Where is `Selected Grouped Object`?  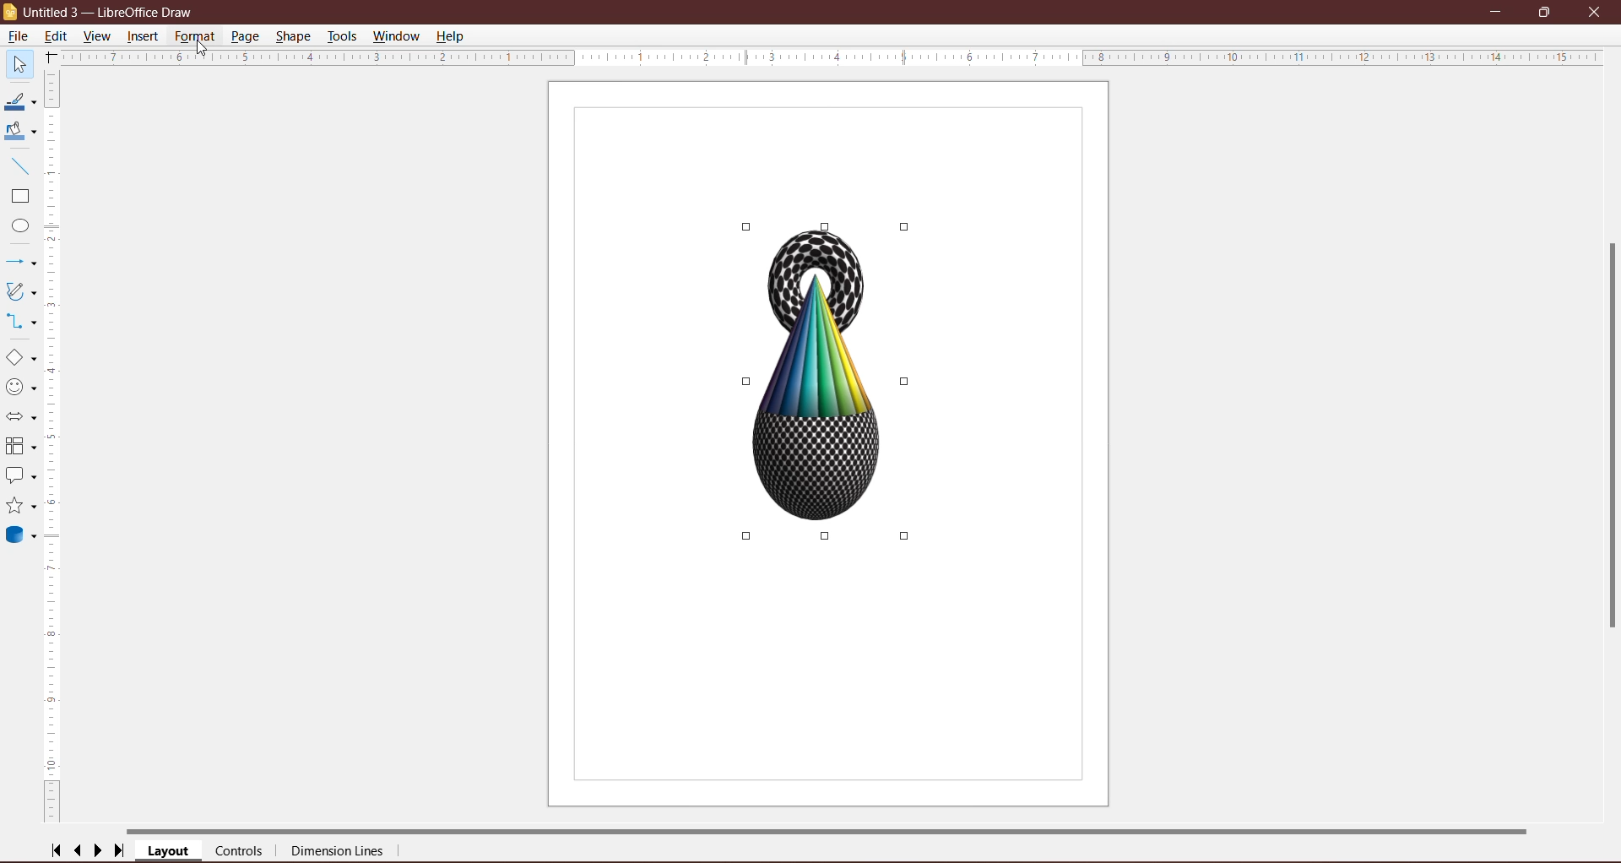 Selected Grouped Object is located at coordinates (824, 380).